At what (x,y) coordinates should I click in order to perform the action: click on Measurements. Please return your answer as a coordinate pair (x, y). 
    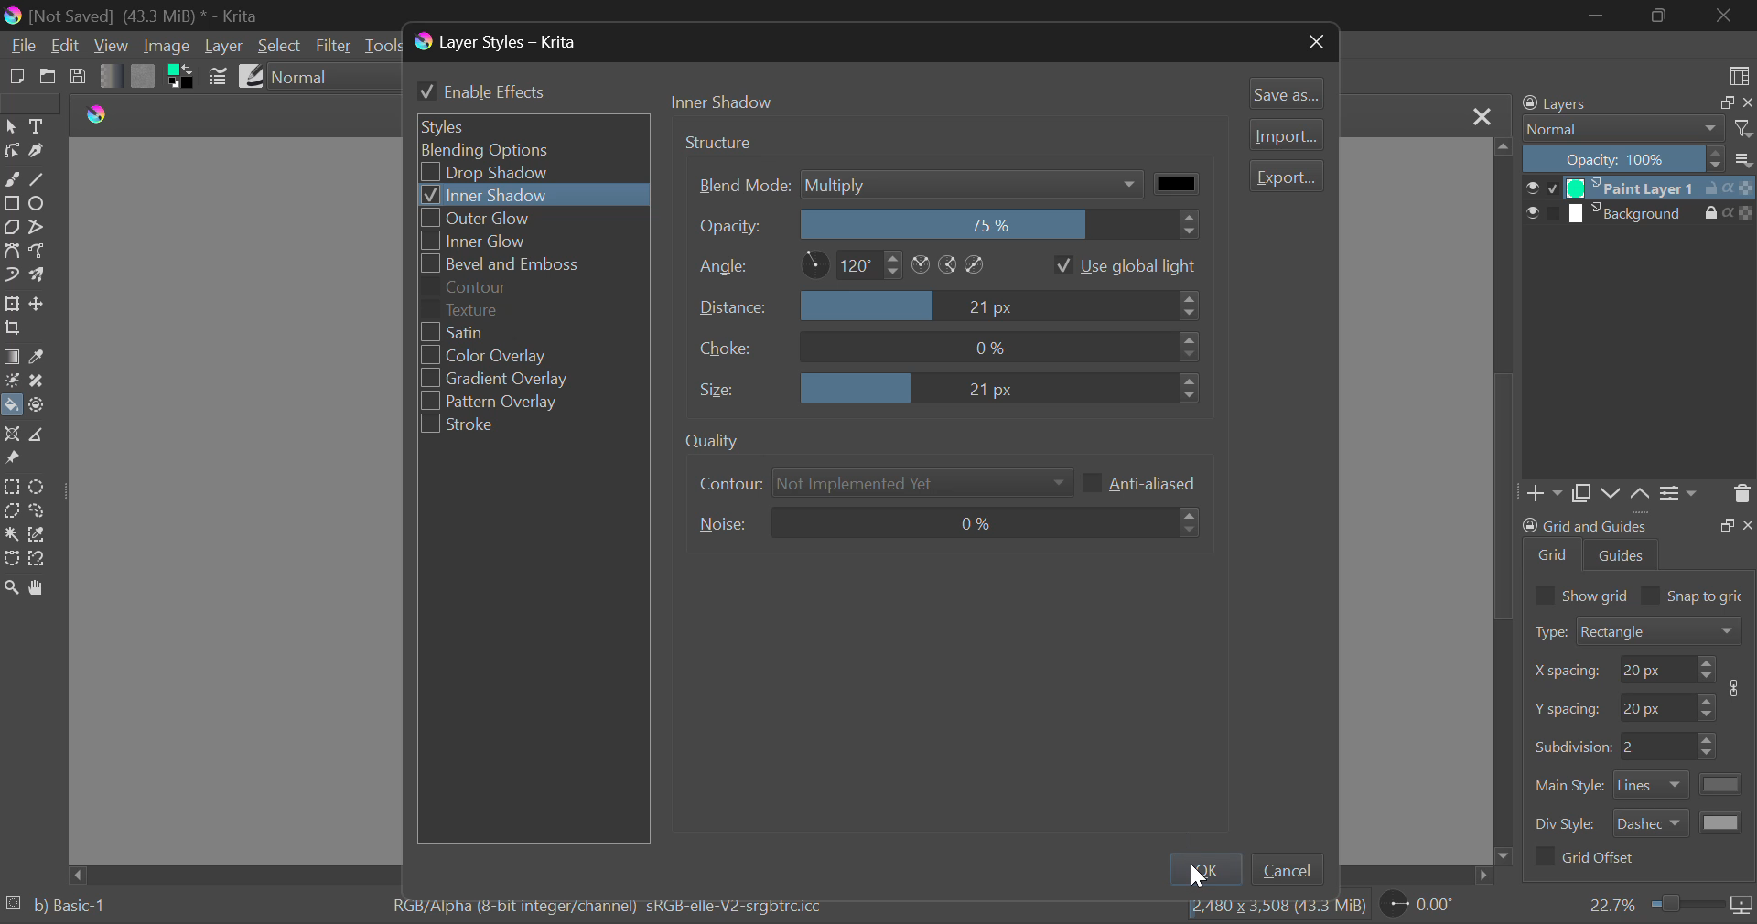
    Looking at the image, I should click on (39, 434).